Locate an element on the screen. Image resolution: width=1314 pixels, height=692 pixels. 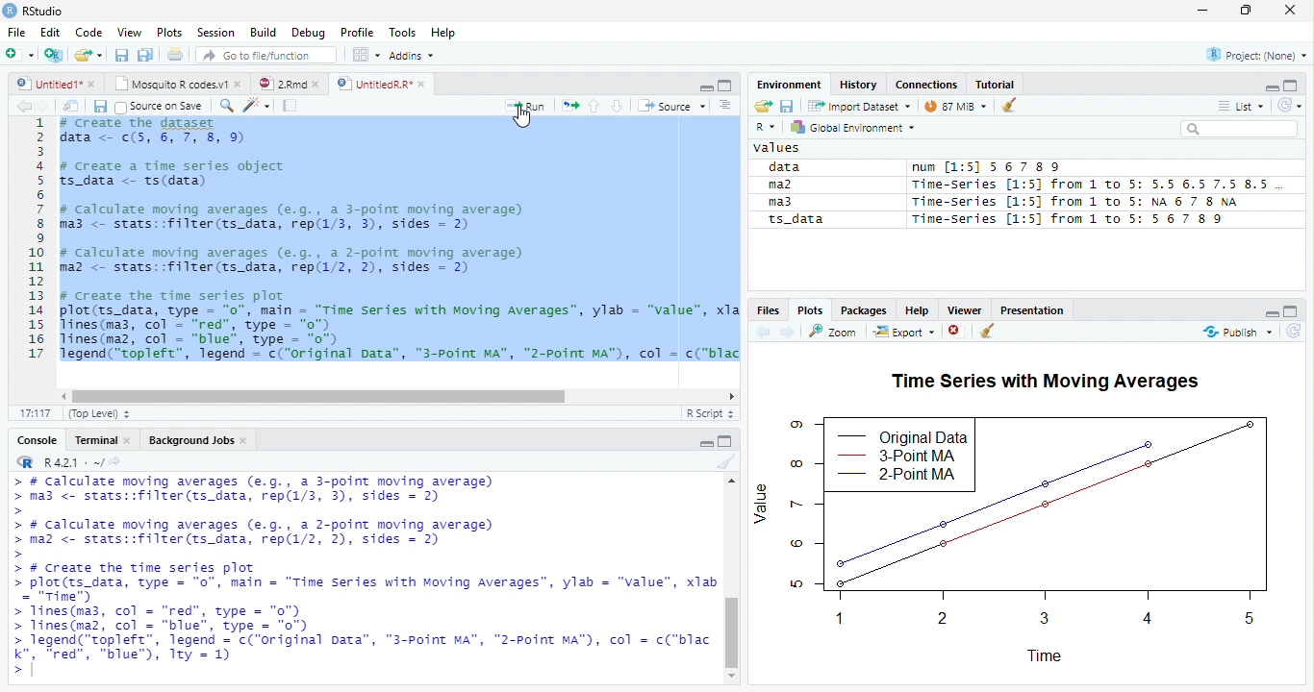
‘Environment is located at coordinates (788, 85).